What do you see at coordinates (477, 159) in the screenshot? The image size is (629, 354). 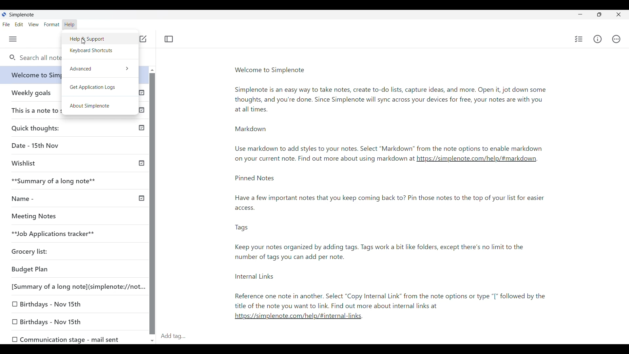 I see `link1` at bounding box center [477, 159].